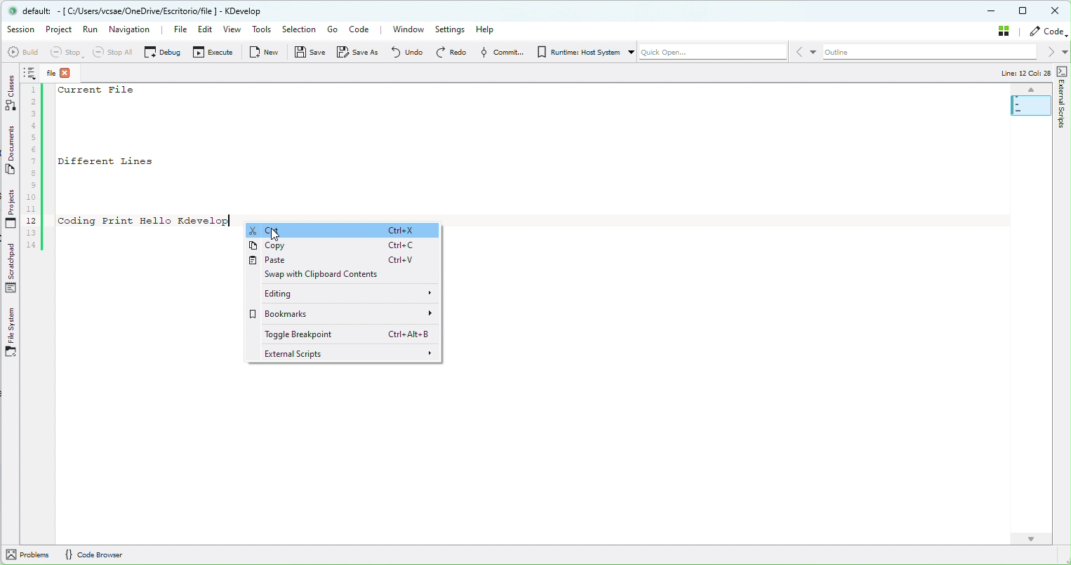 The image size is (1071, 565). What do you see at coordinates (262, 29) in the screenshot?
I see `Tools` at bounding box center [262, 29].